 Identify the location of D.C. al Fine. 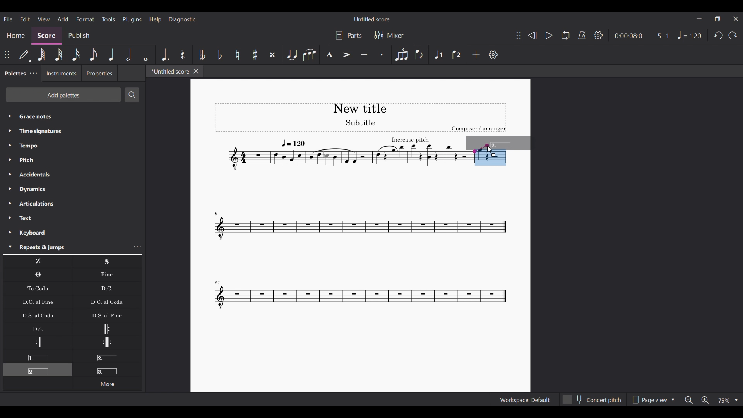
(38, 302).